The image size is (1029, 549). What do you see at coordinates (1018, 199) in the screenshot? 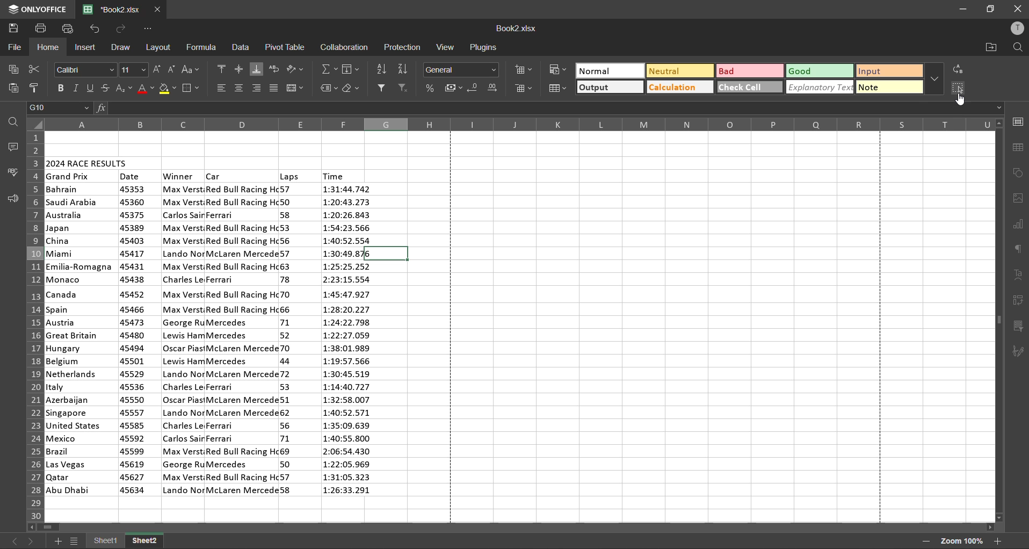
I see `images` at bounding box center [1018, 199].